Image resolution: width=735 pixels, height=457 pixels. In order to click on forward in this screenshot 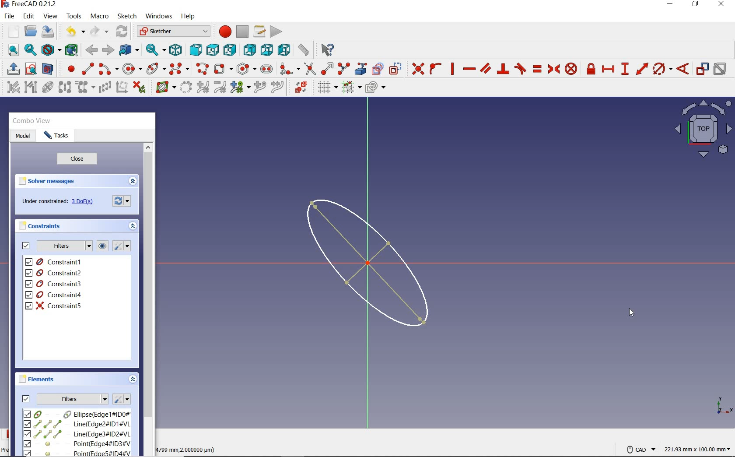, I will do `click(107, 50)`.